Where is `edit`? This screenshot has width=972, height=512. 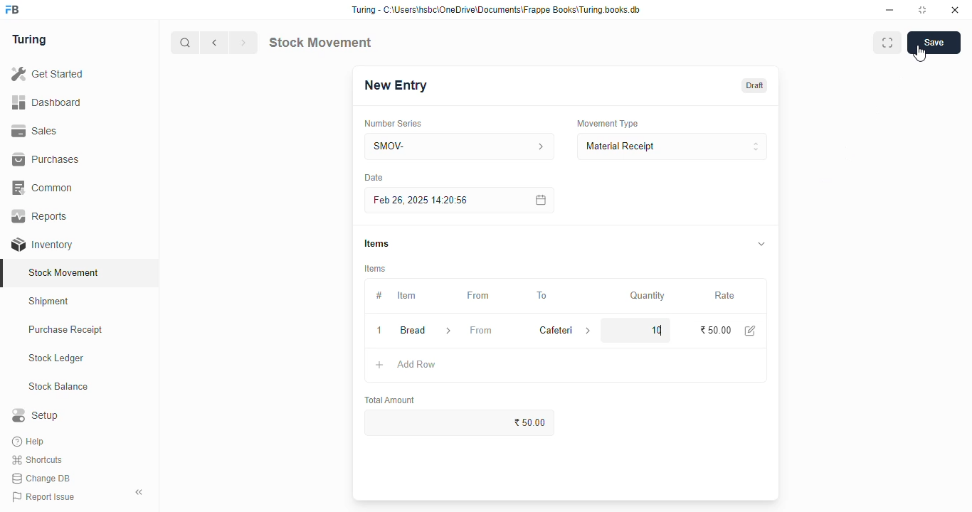
edit is located at coordinates (751, 331).